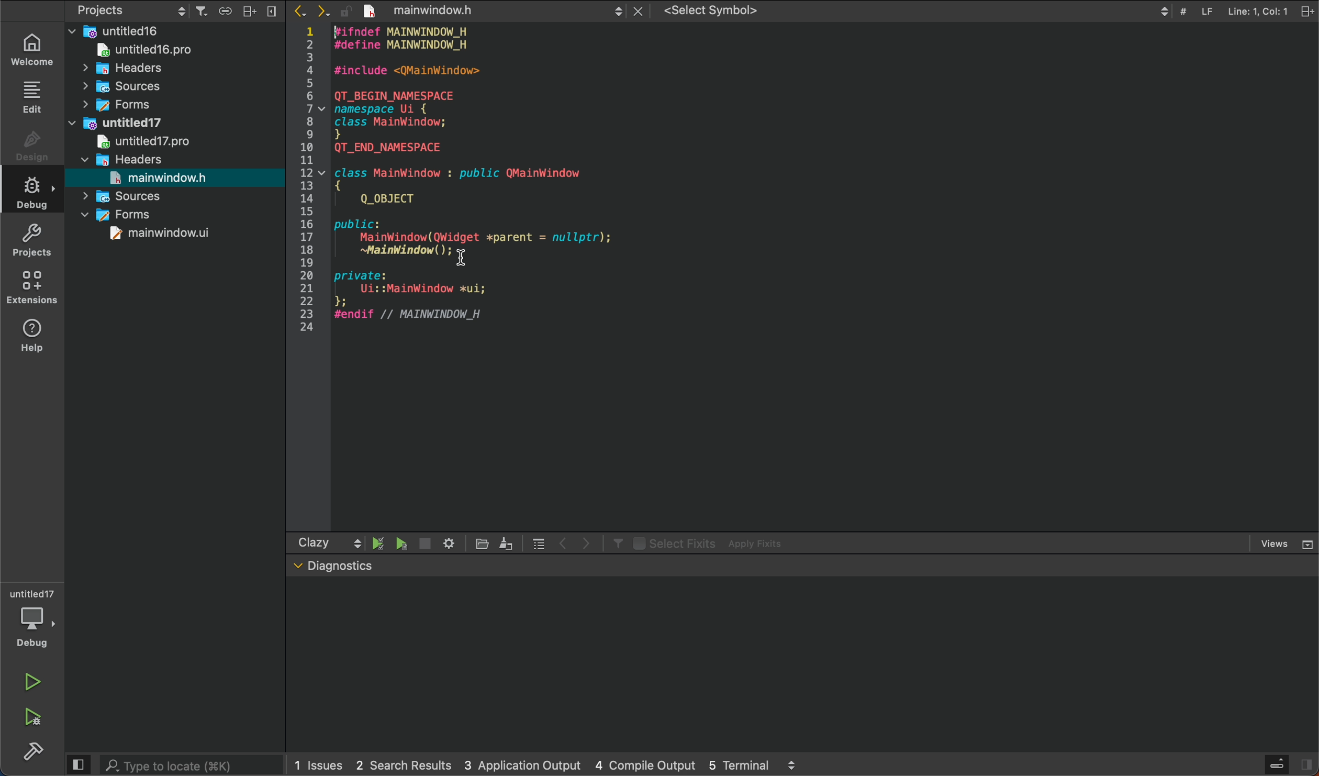 The image size is (1319, 776). Describe the element at coordinates (35, 49) in the screenshot. I see `WELCOME` at that location.